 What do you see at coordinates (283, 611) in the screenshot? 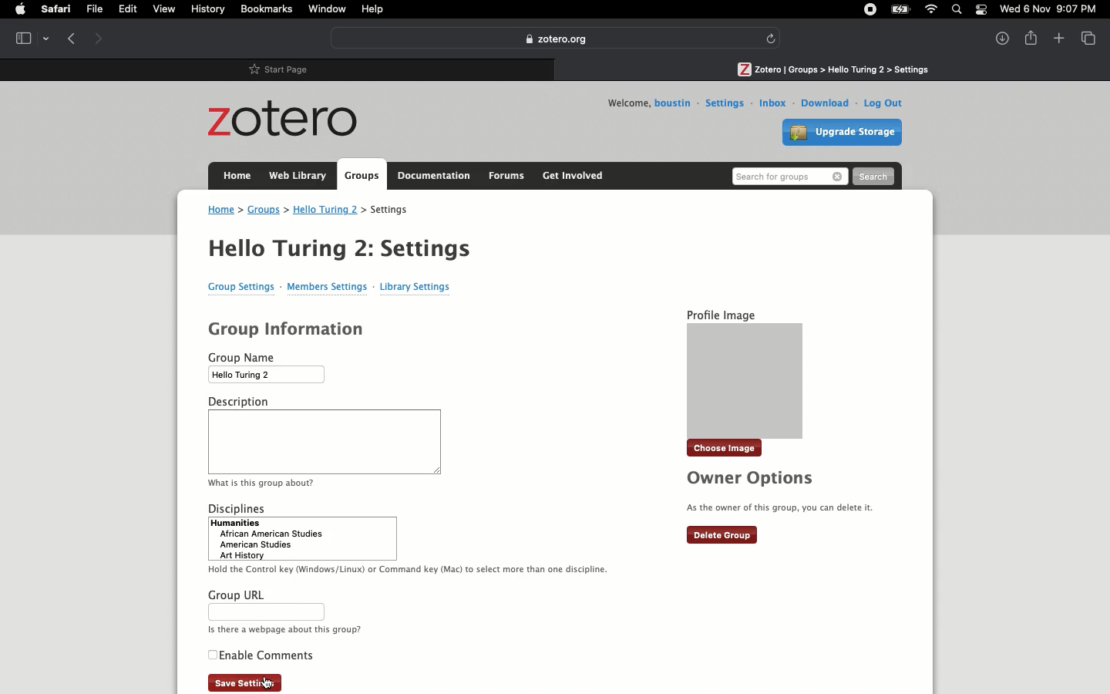
I see `Group URL` at bounding box center [283, 611].